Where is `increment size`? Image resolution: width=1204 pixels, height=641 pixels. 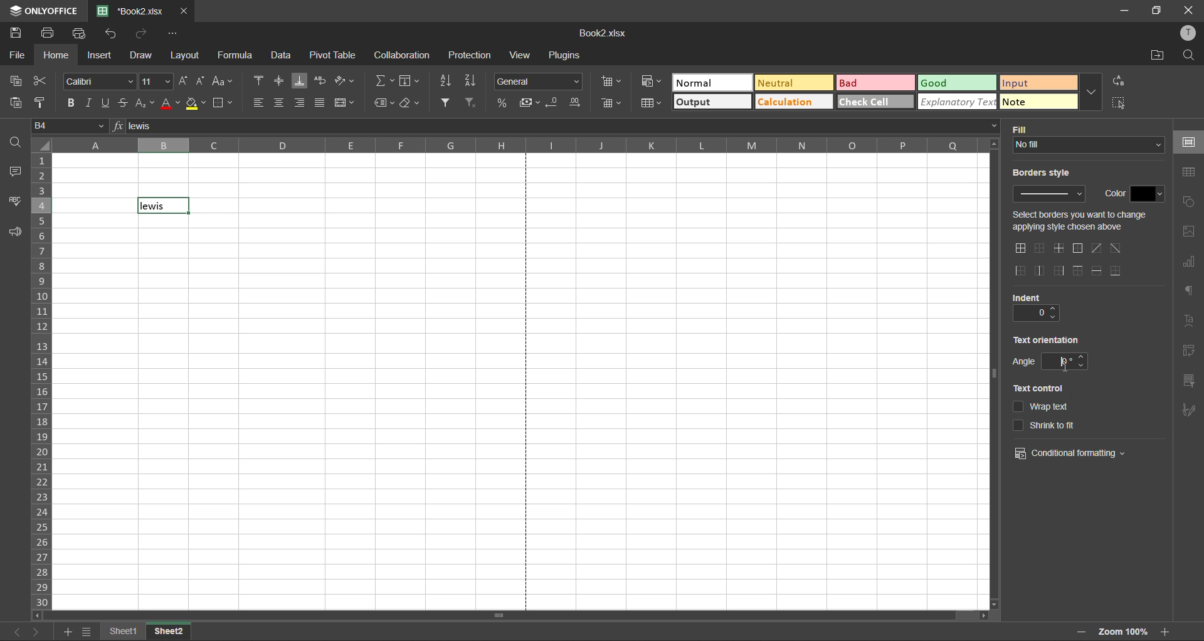 increment size is located at coordinates (183, 82).